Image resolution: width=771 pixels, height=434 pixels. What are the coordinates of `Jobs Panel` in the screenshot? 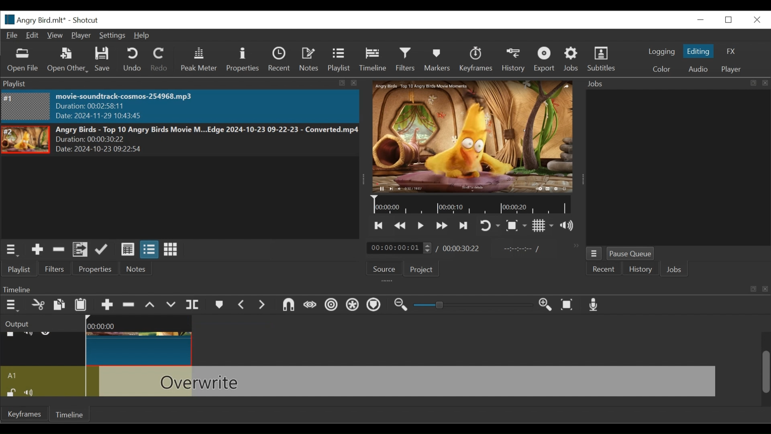 It's located at (674, 84).